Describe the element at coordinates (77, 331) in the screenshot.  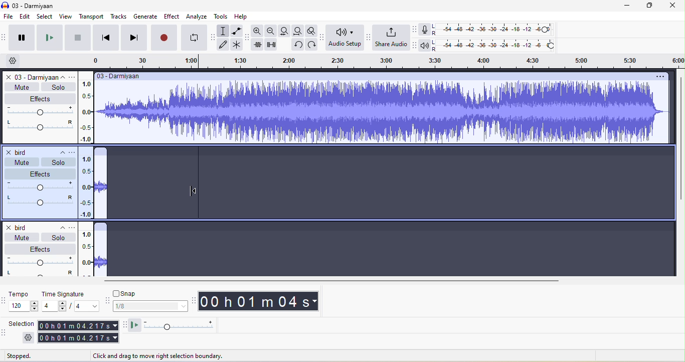
I see `00 h 01 m 04 217 s` at that location.